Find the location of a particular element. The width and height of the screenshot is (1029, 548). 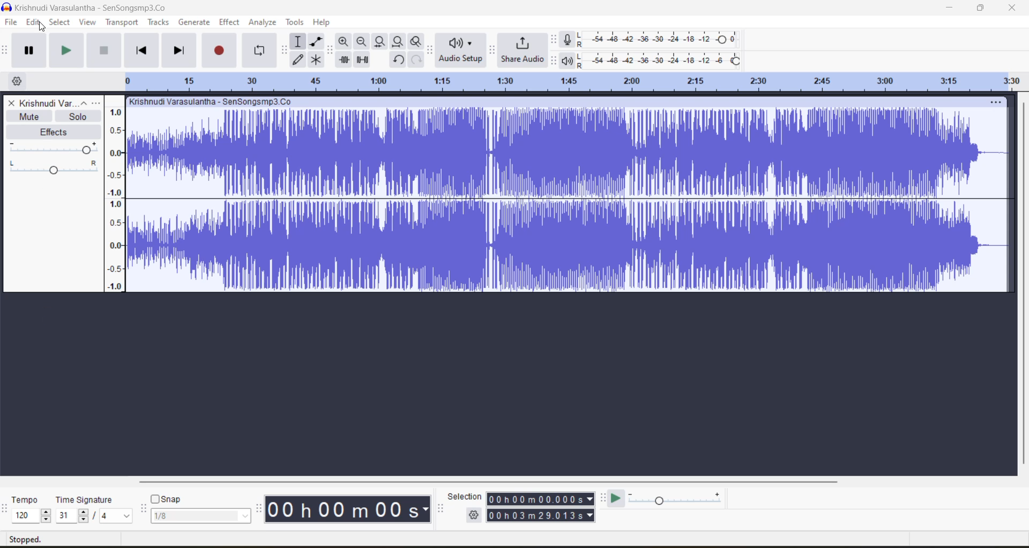

tools is located at coordinates (295, 22).